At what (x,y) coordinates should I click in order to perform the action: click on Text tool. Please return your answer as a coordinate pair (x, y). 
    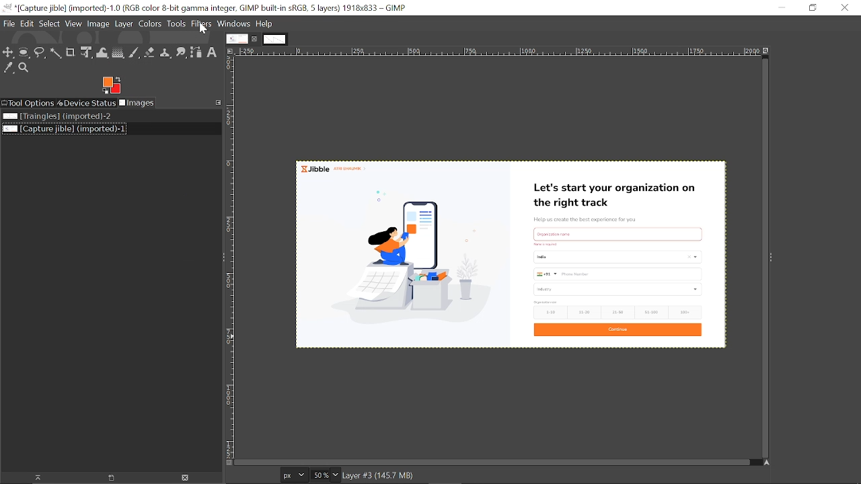
    Looking at the image, I should click on (213, 53).